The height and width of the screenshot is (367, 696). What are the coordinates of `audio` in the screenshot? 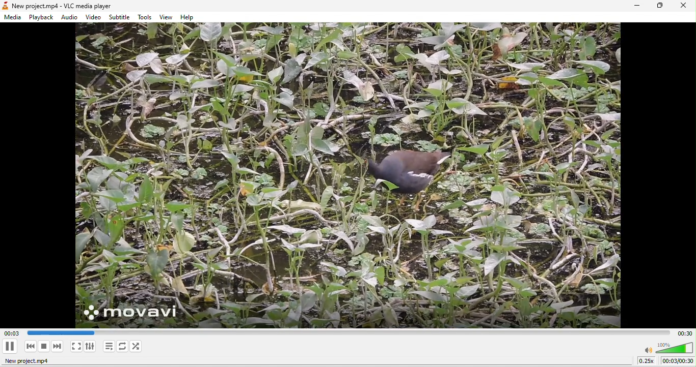 It's located at (70, 17).